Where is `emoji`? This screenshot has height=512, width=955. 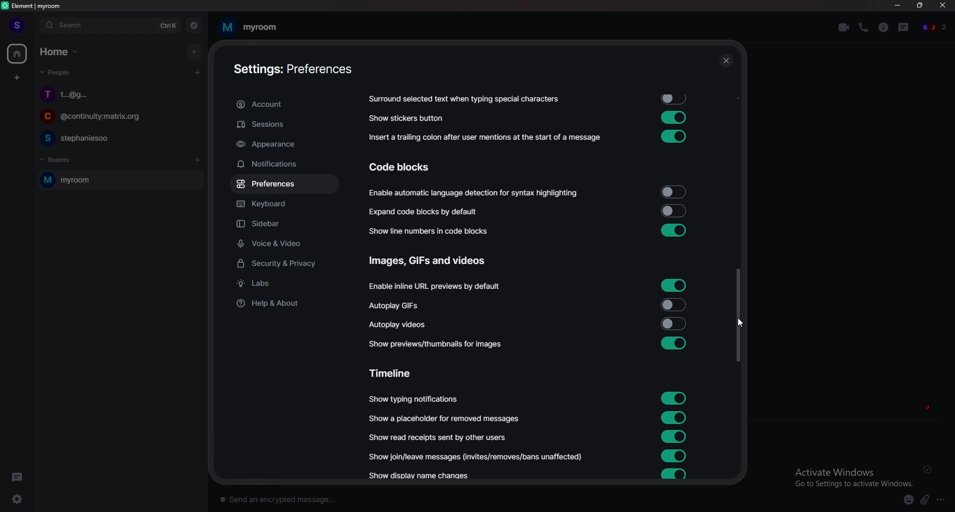
emoji is located at coordinates (904, 499).